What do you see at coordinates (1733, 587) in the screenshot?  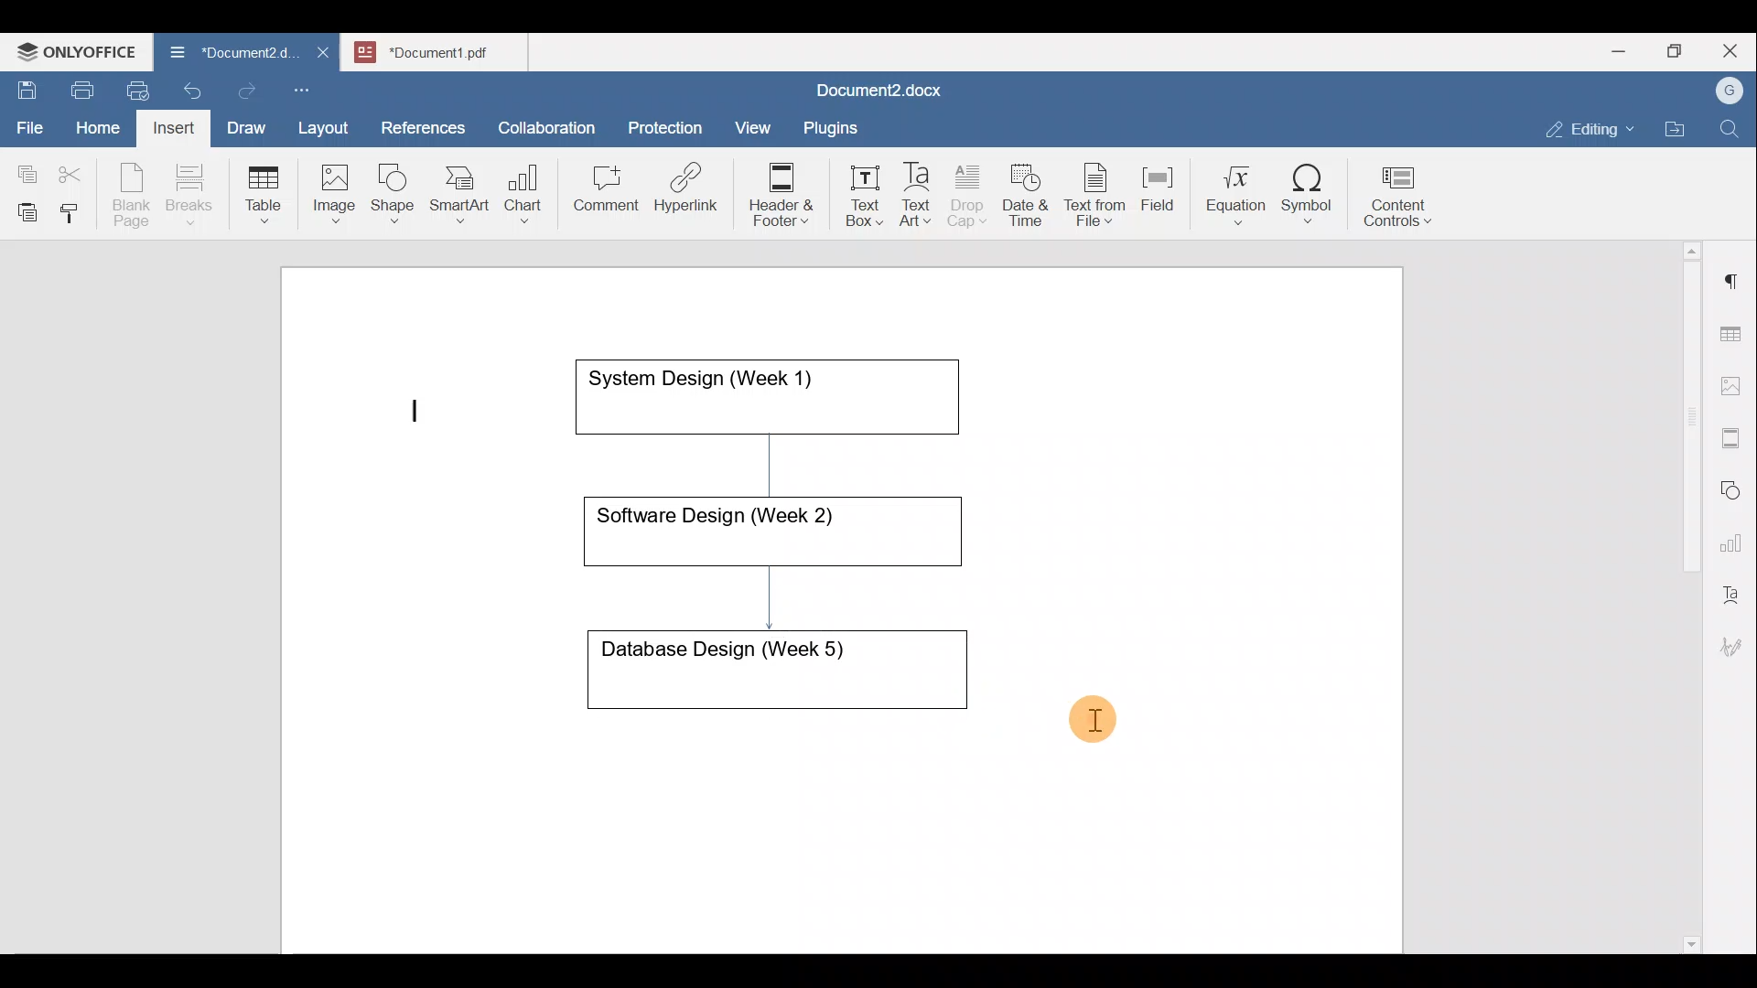 I see `Text Art settings` at bounding box center [1733, 587].